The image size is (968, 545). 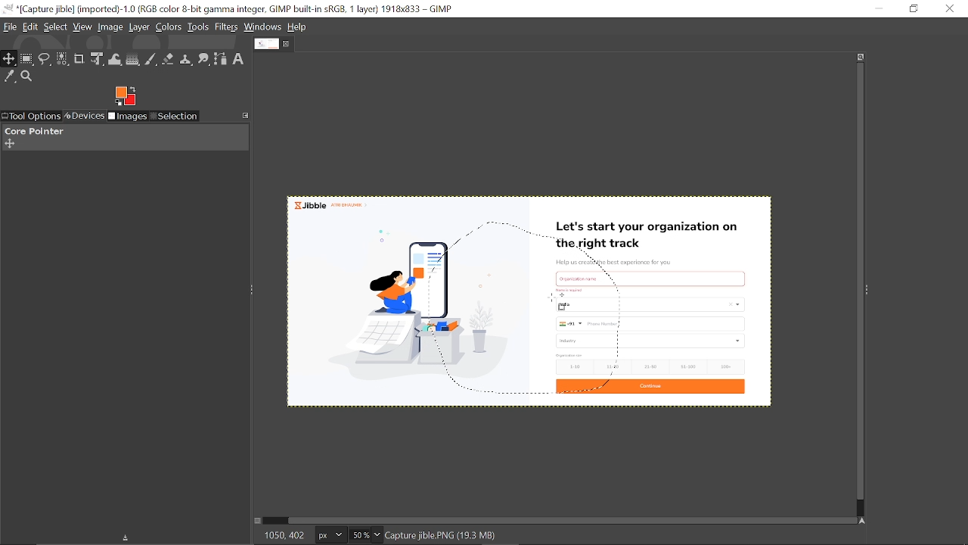 I want to click on Smudge tool, so click(x=205, y=60).